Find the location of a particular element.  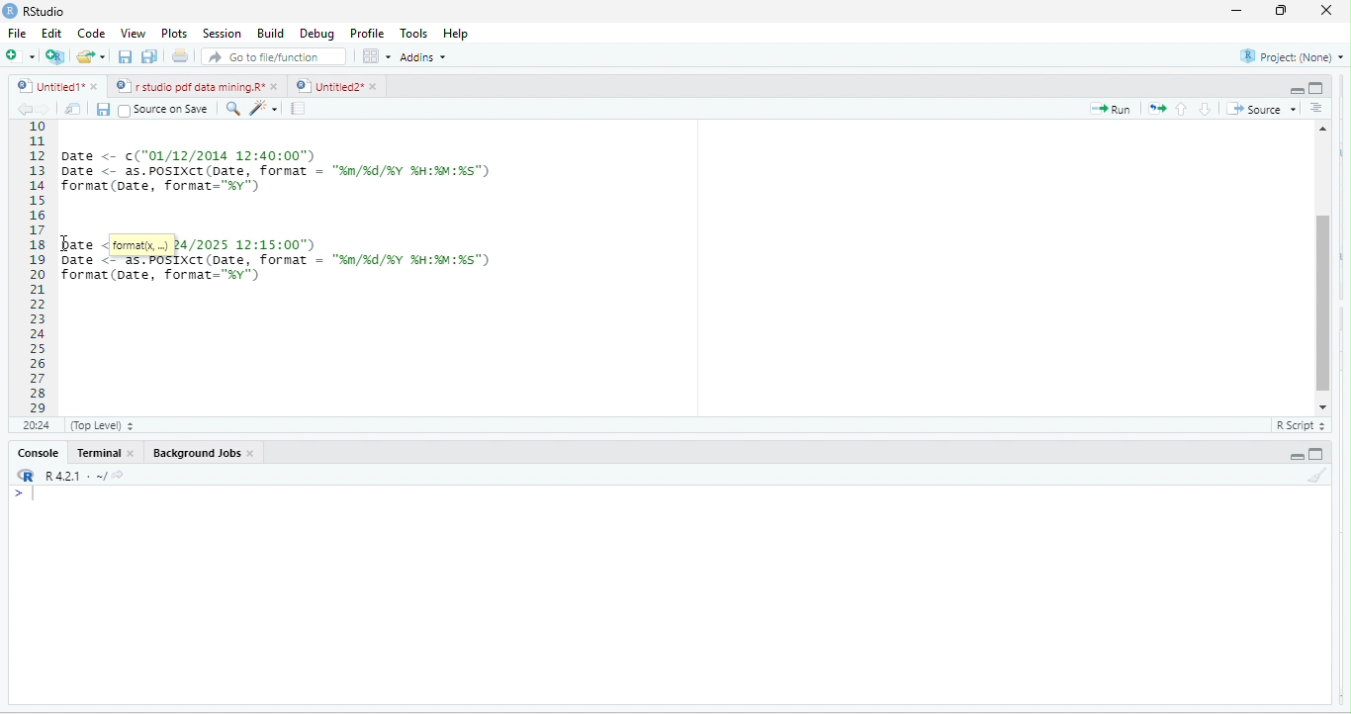

option is located at coordinates (375, 55).